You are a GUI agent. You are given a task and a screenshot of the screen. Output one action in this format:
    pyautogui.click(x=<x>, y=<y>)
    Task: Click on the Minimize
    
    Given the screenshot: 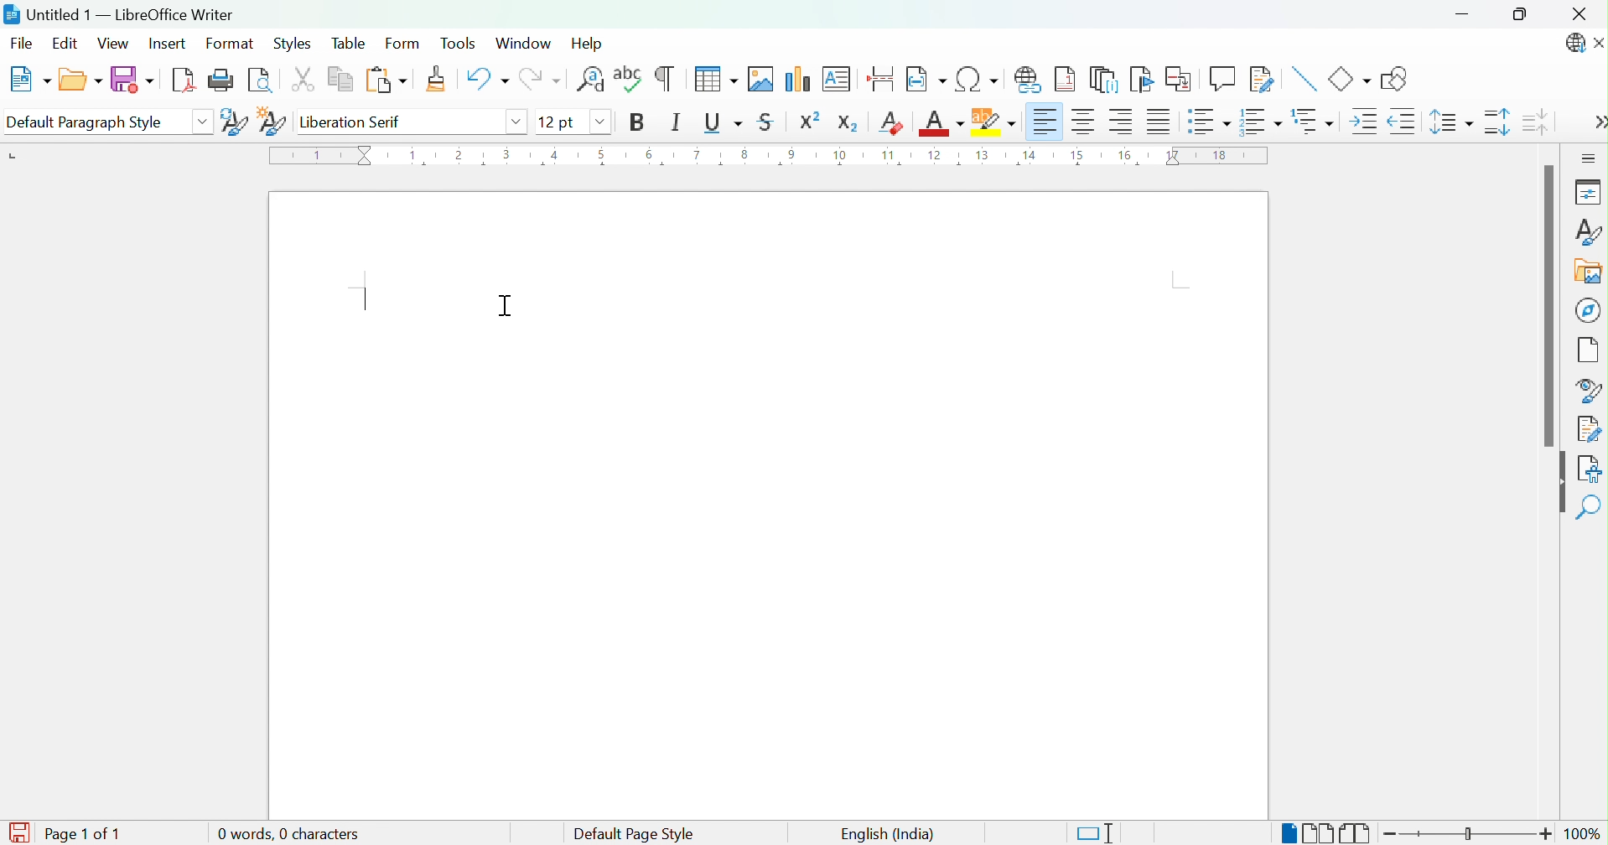 What is the action you would take?
    pyautogui.click(x=1466, y=16)
    